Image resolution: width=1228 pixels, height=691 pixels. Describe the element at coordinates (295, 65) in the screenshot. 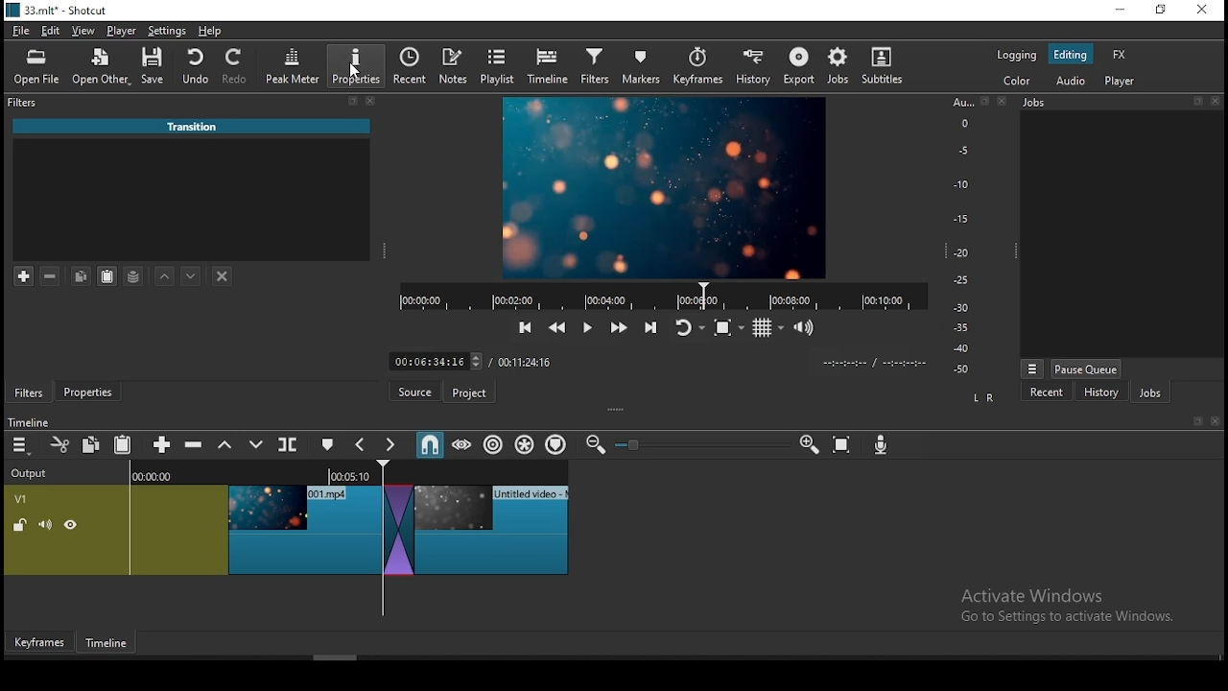

I see `peak meter` at that location.